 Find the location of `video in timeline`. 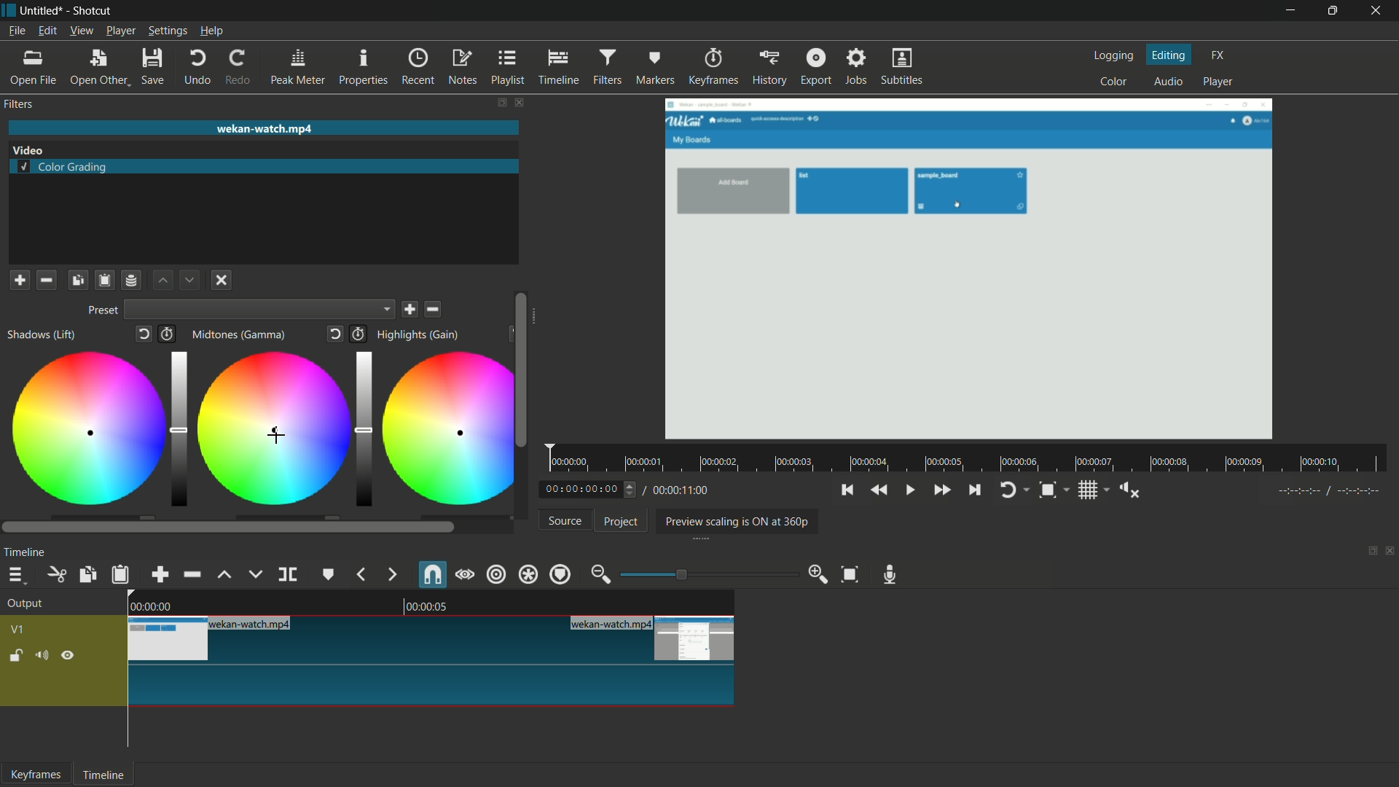

video in timeline is located at coordinates (432, 660).